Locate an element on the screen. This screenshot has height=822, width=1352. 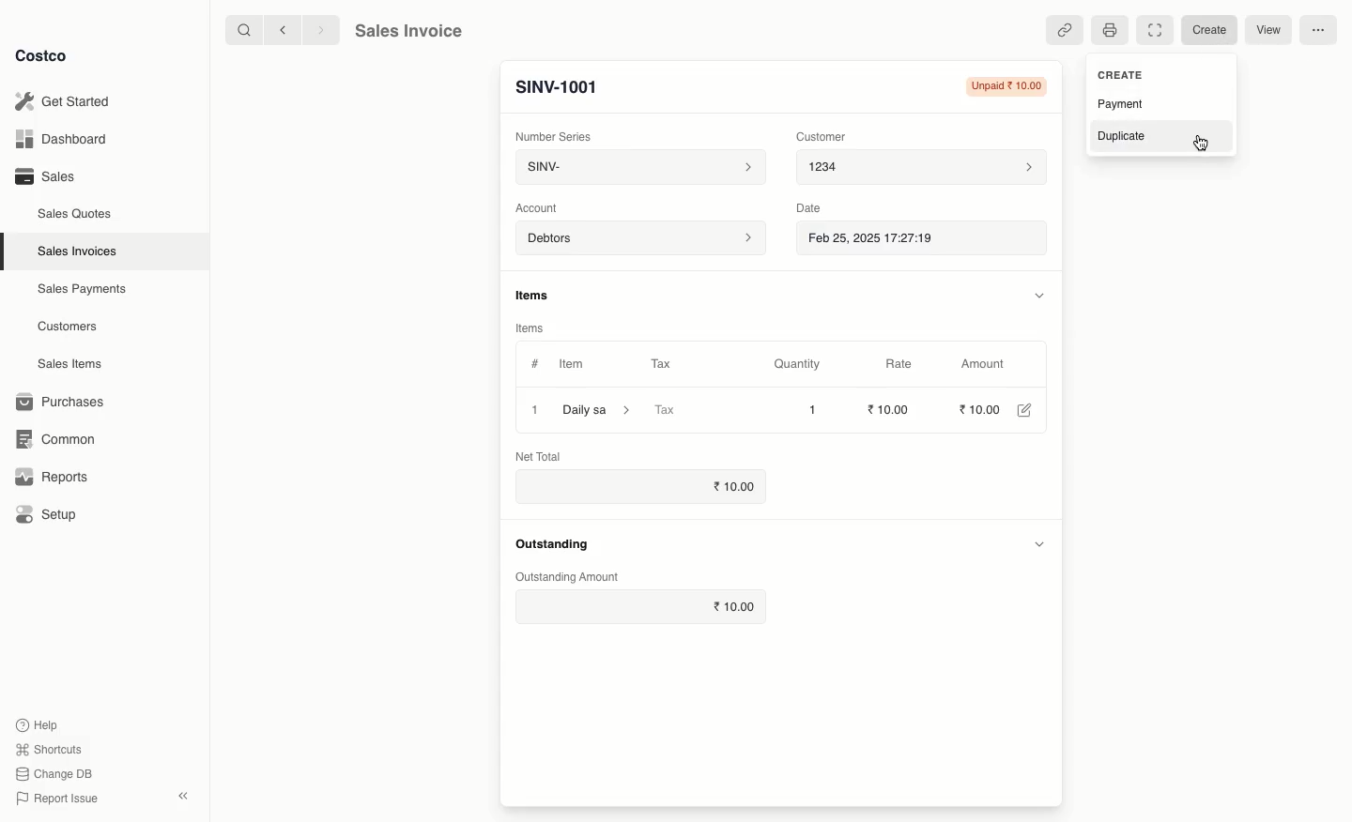
Debtors is located at coordinates (639, 239).